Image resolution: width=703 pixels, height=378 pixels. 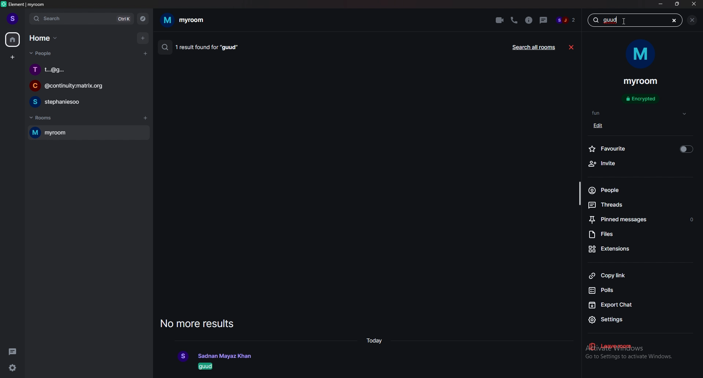 What do you see at coordinates (641, 149) in the screenshot?
I see `favourite` at bounding box center [641, 149].